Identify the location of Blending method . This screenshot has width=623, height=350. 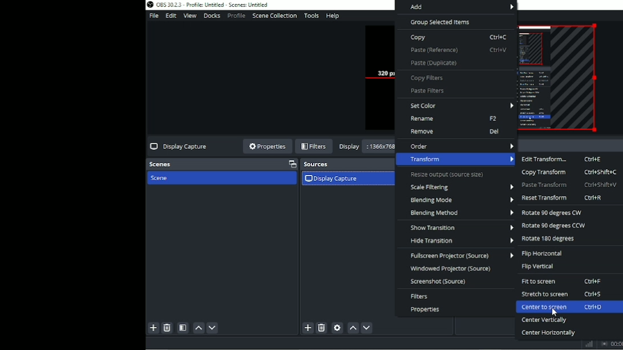
(460, 213).